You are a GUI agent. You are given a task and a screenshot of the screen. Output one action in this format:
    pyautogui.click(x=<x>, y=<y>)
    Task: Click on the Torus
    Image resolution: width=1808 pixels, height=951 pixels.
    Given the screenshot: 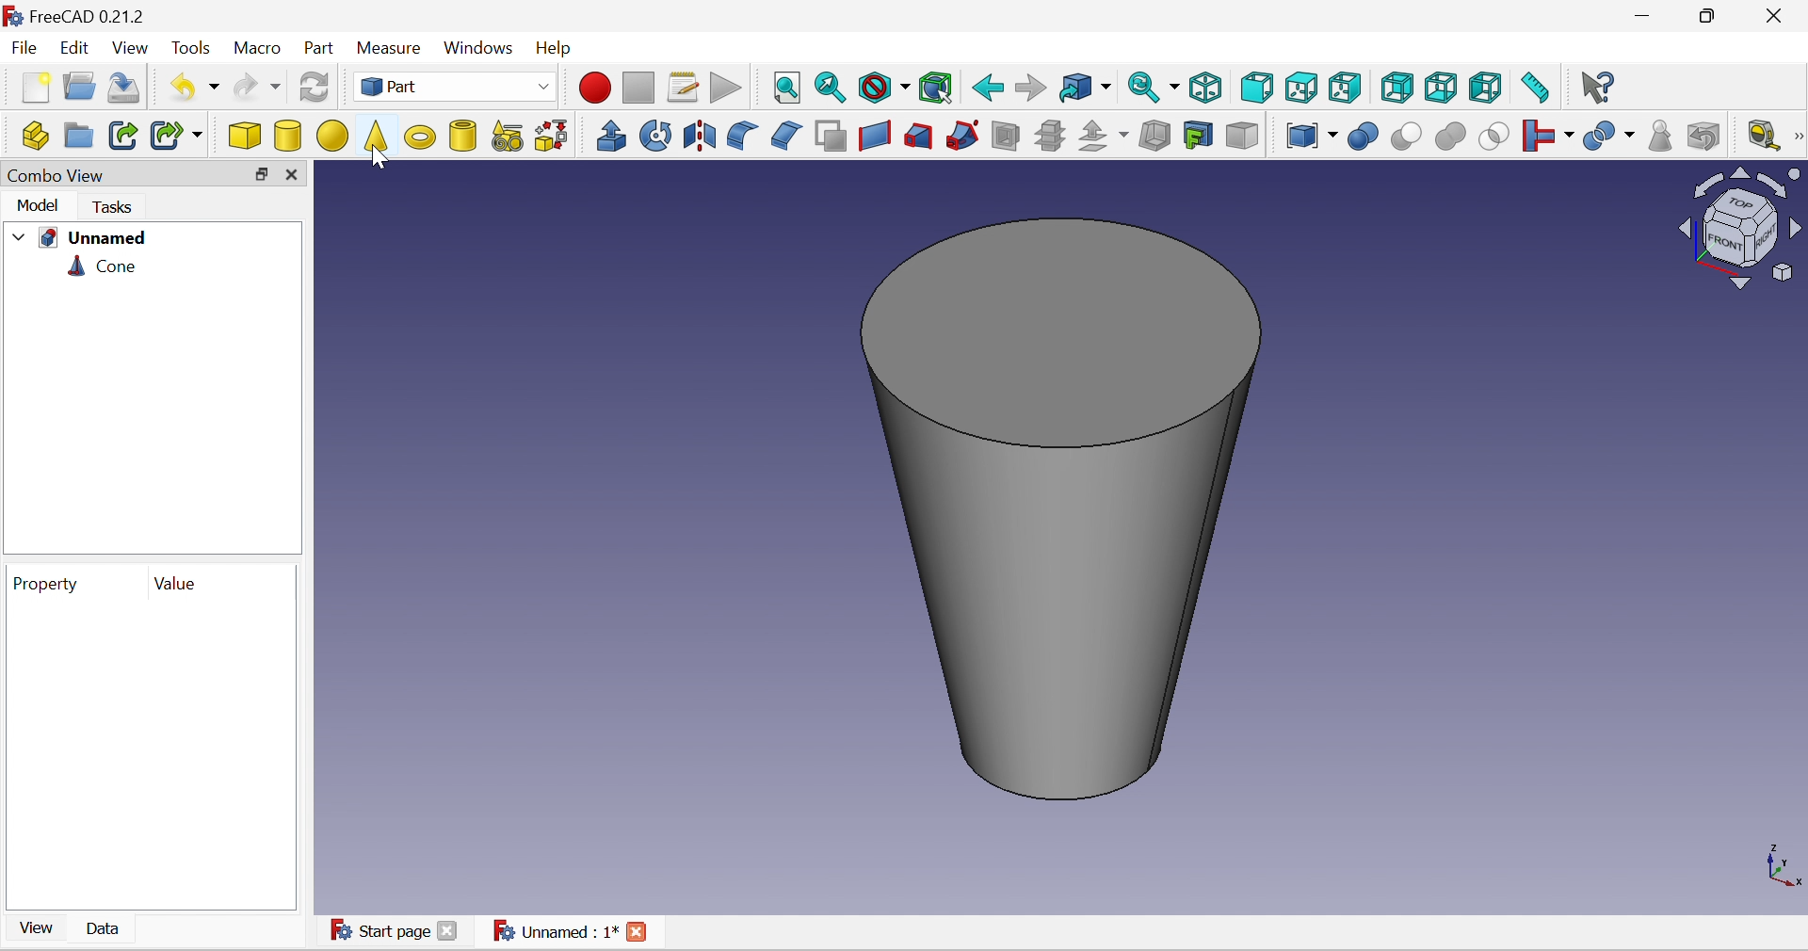 What is the action you would take?
    pyautogui.click(x=423, y=138)
    